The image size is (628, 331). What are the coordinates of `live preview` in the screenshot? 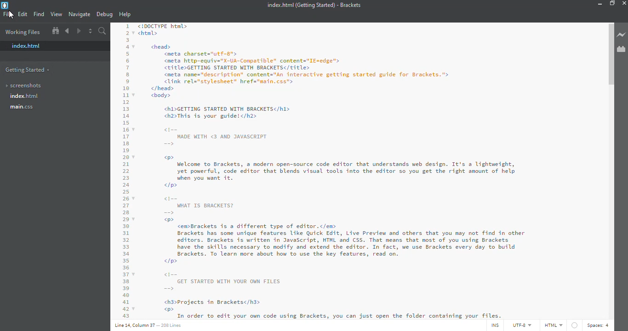 It's located at (622, 34).